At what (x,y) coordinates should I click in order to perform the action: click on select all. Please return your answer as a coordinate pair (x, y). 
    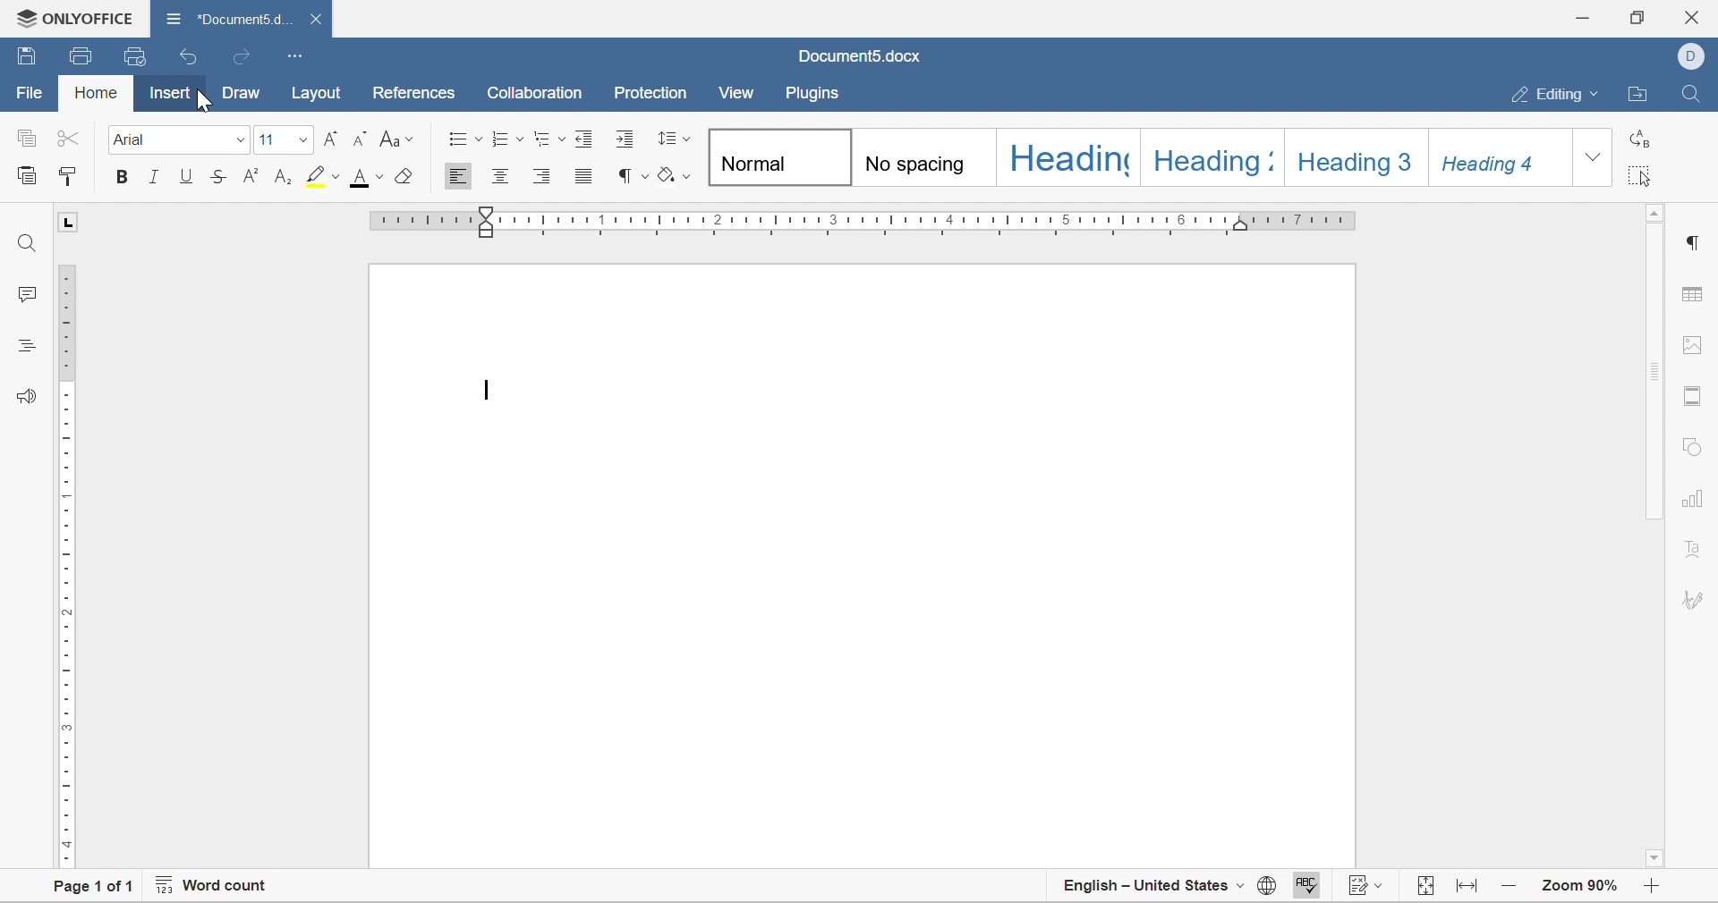
    Looking at the image, I should click on (1641, 175).